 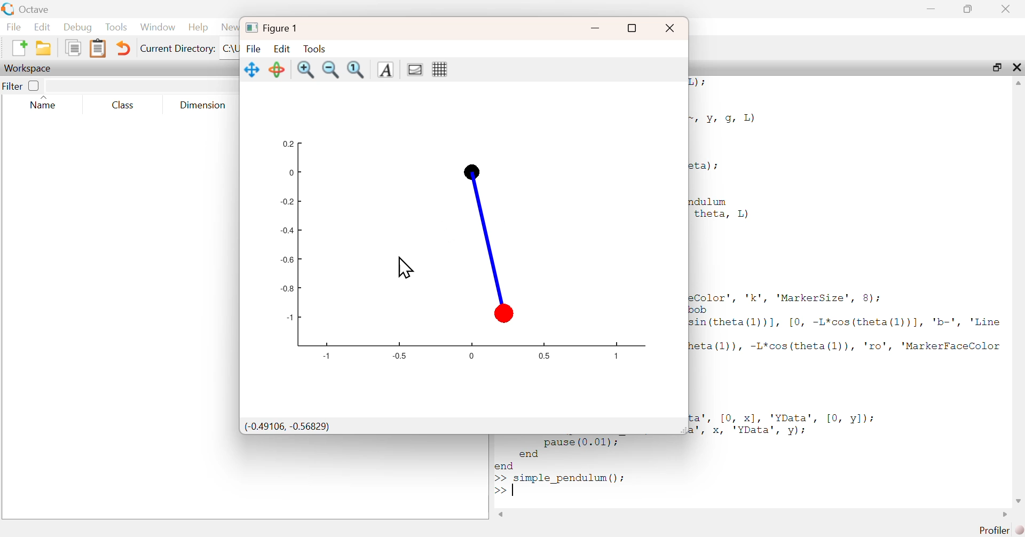 I want to click on New Line, so click(x=499, y=491).